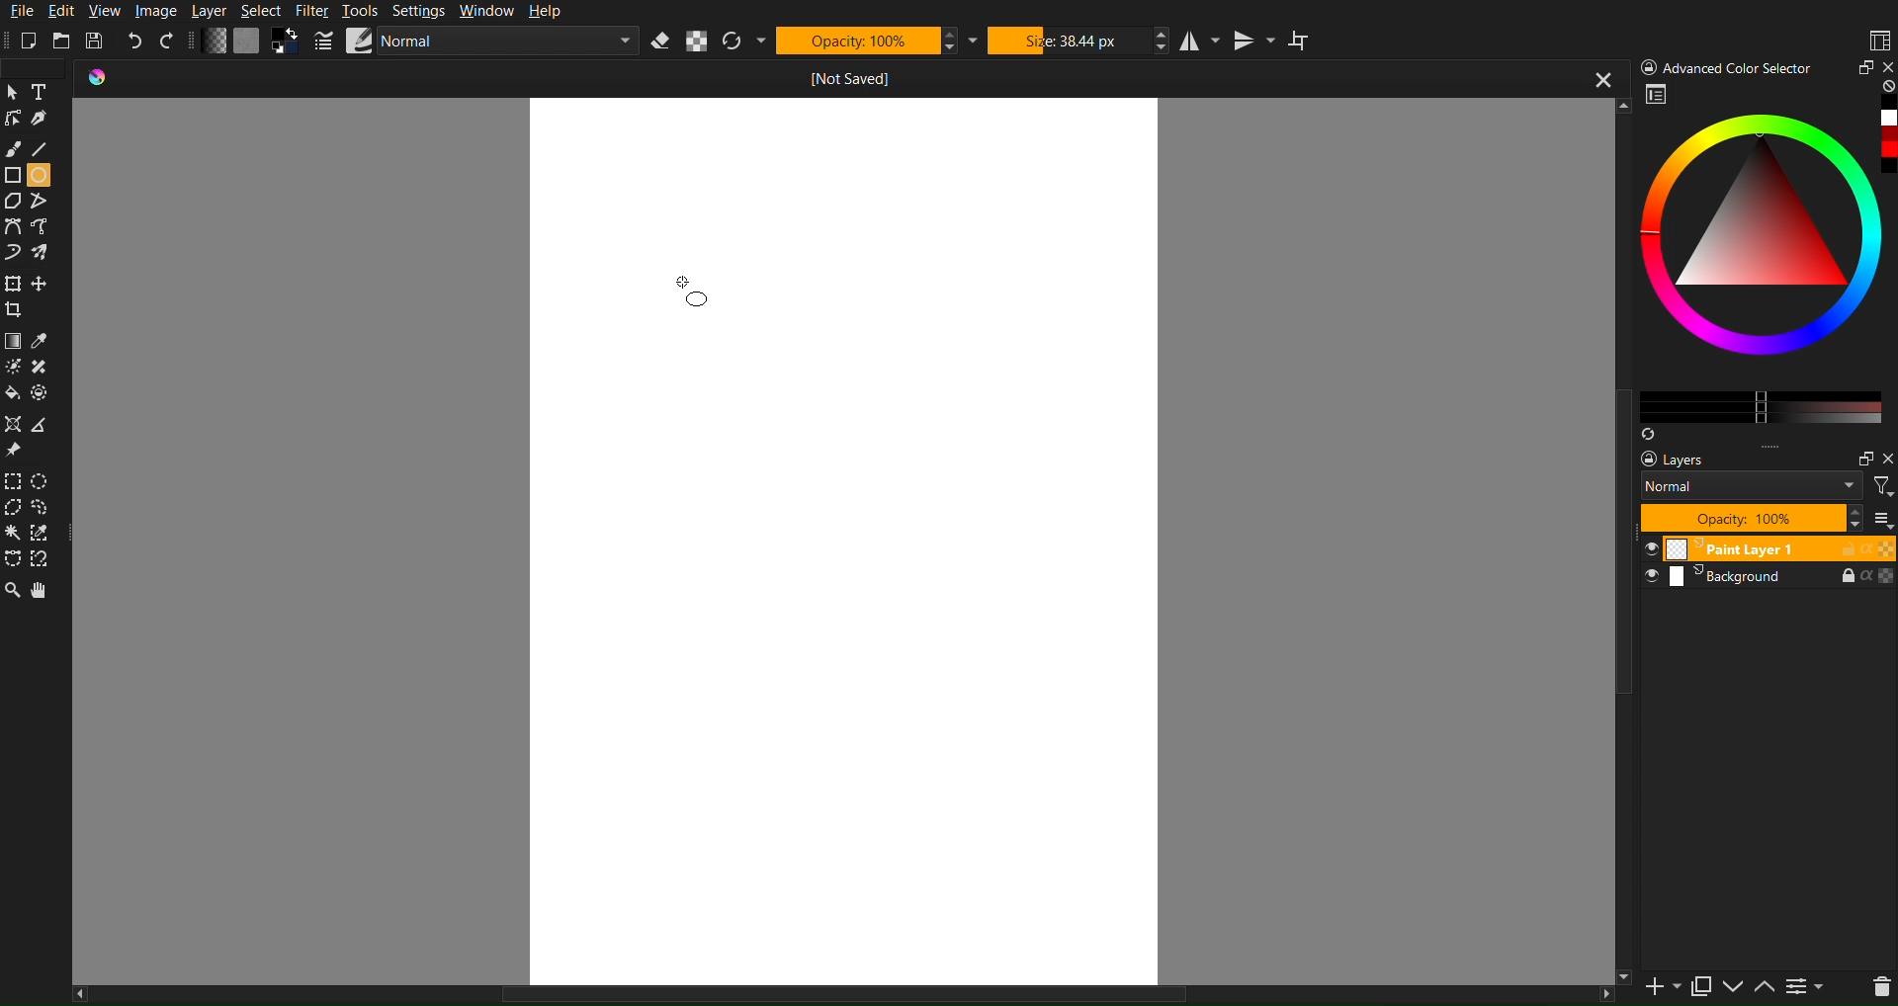 This screenshot has height=1006, width=1898. Describe the element at coordinates (13, 479) in the screenshot. I see `Selection Tools` at that location.